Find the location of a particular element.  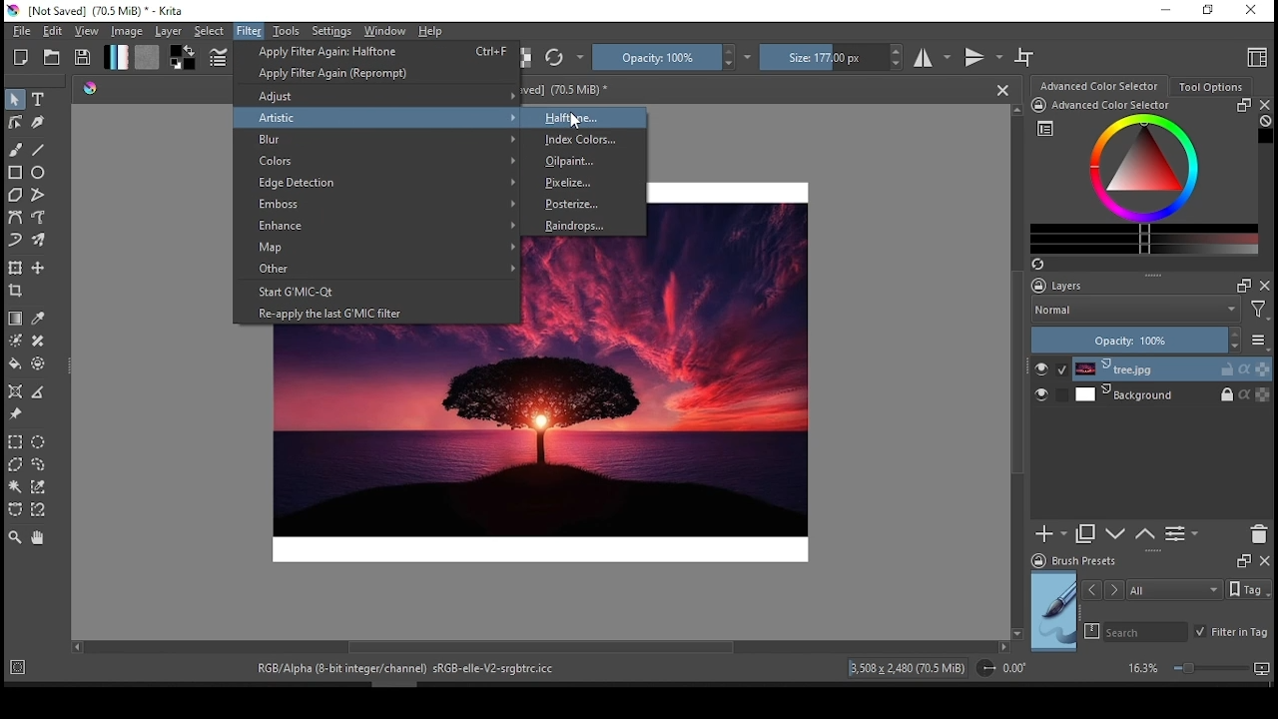

tags is located at coordinates (1151, 589).